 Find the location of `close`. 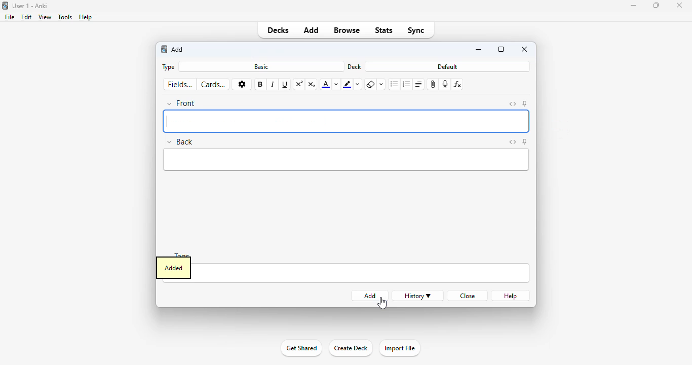

close is located at coordinates (468, 296).